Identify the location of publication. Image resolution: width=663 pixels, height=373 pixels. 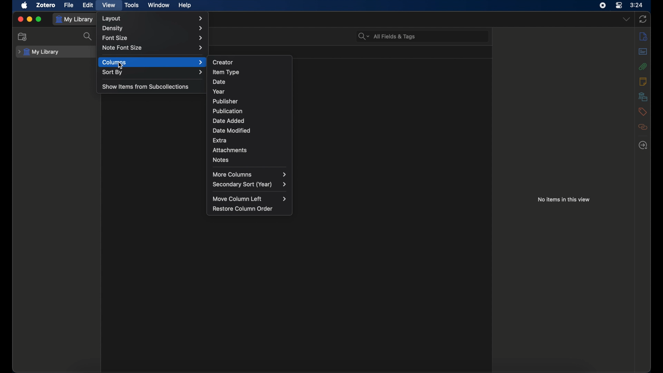
(227, 111).